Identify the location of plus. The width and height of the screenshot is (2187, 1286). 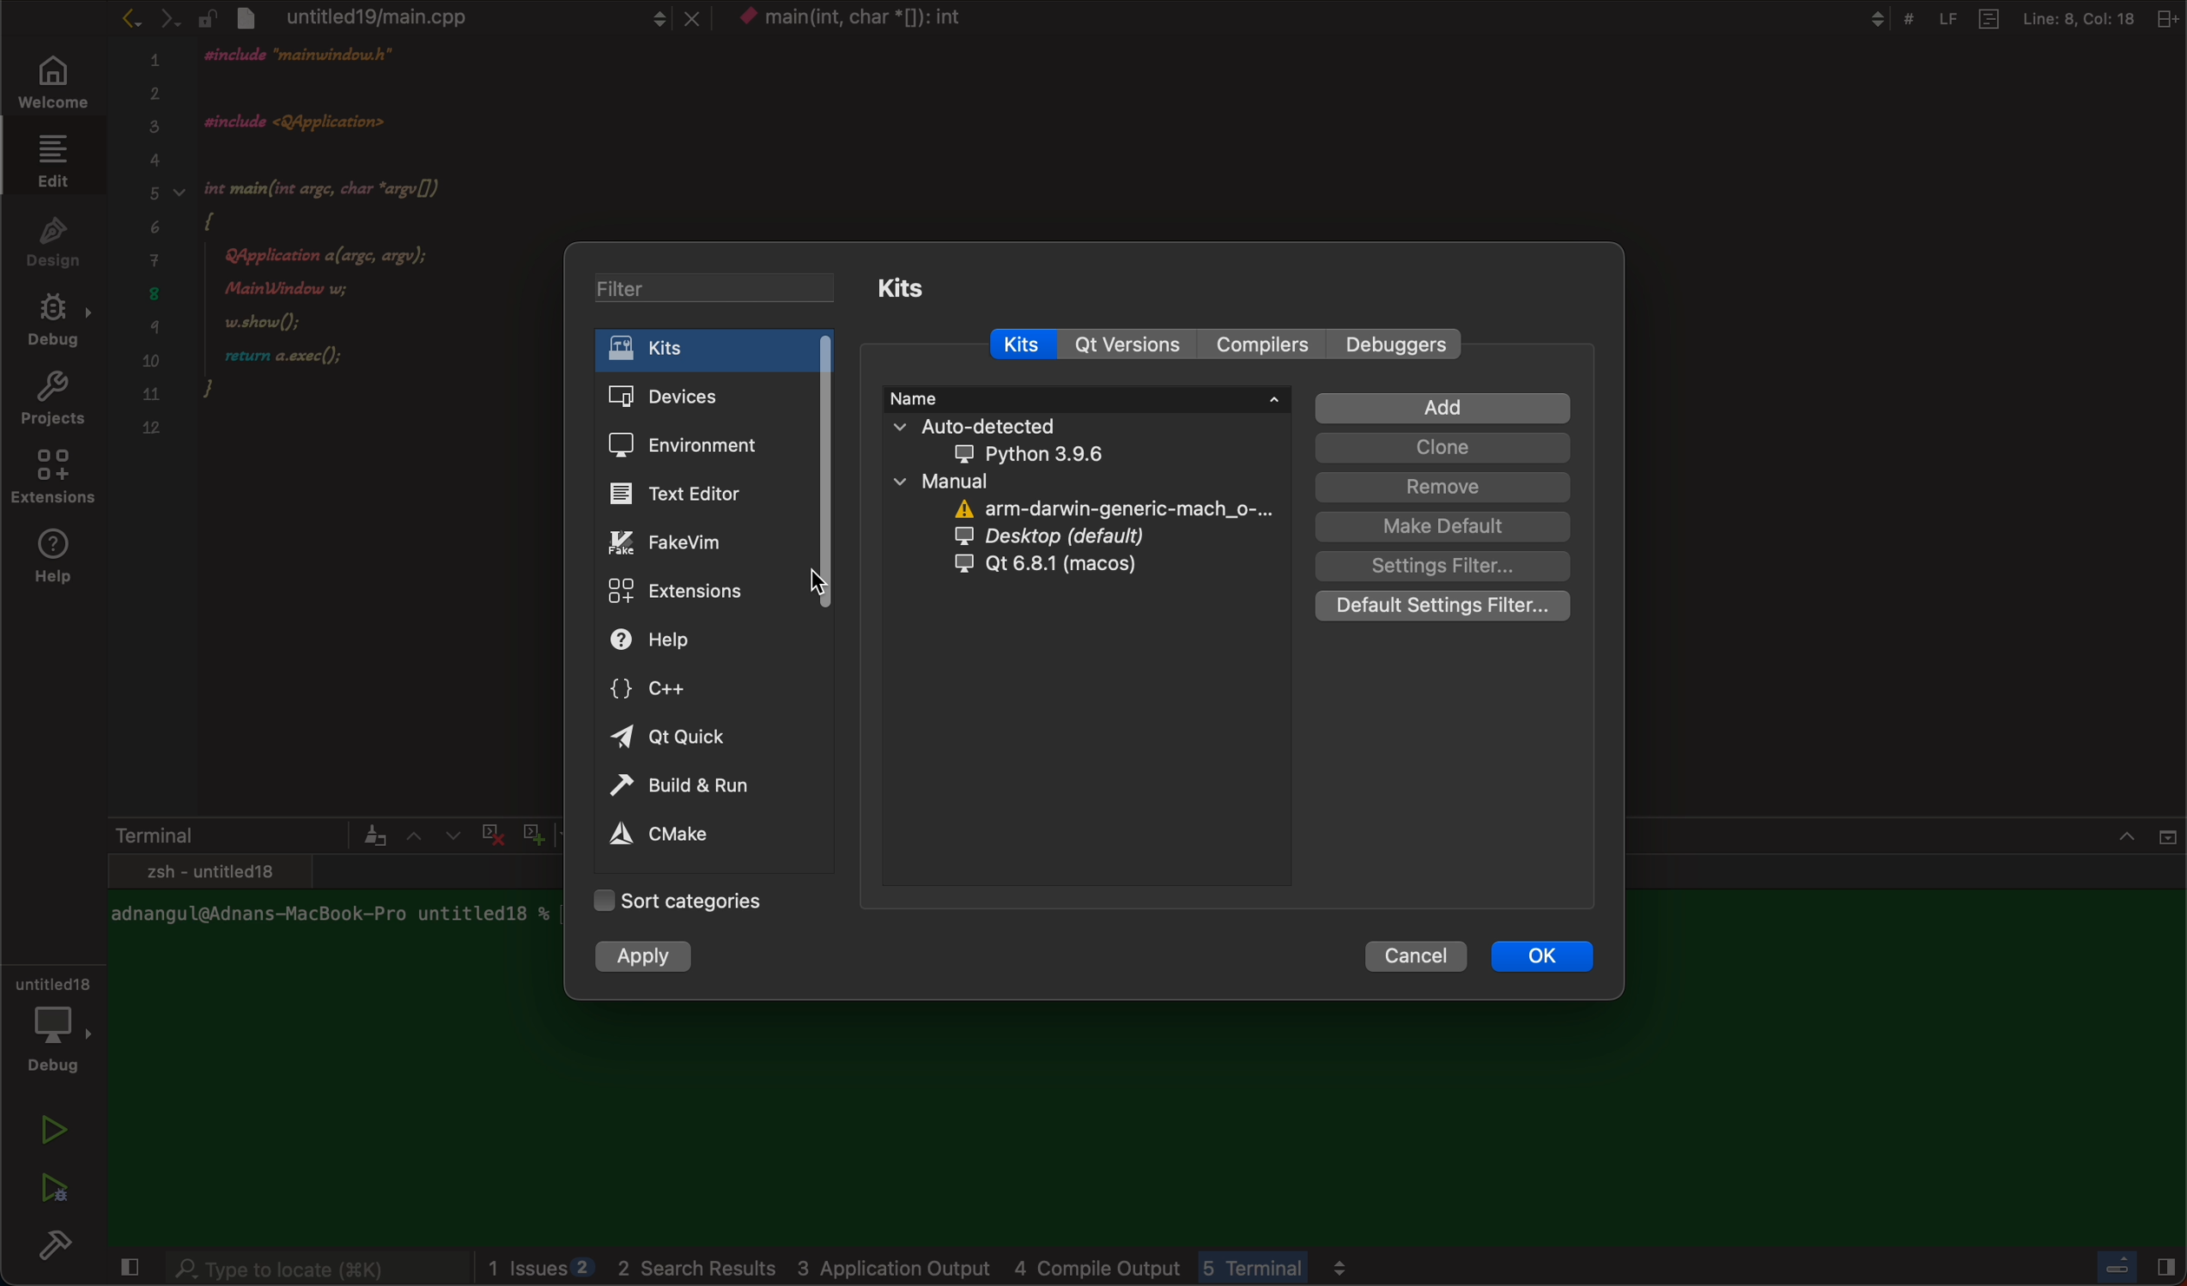
(529, 831).